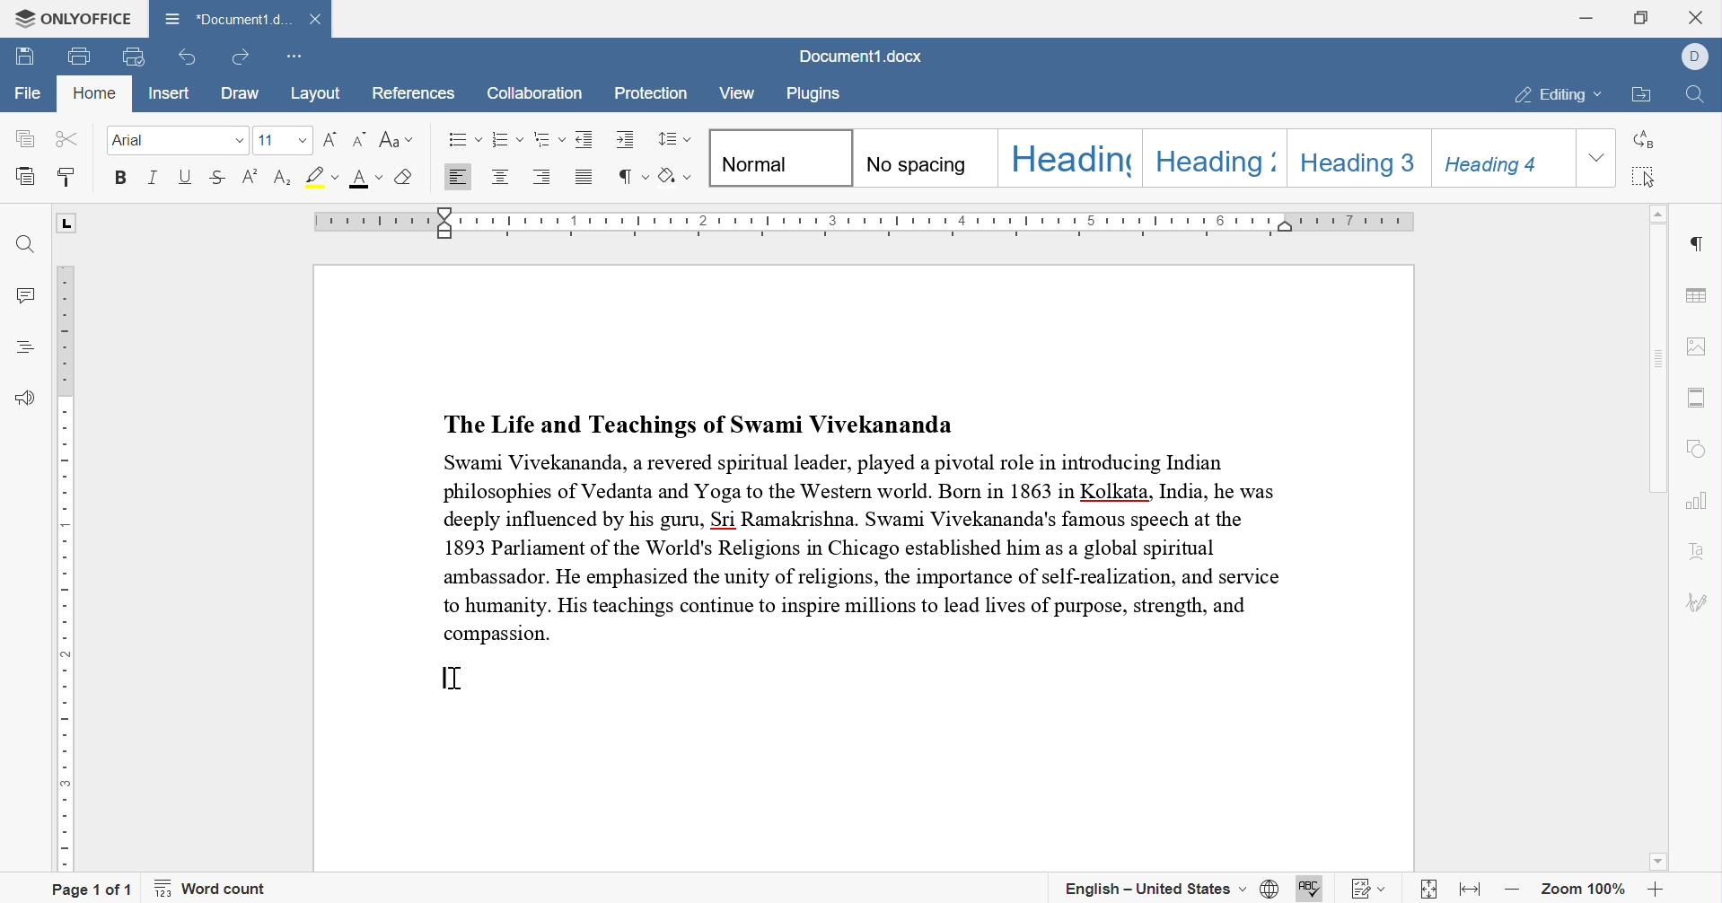  Describe the element at coordinates (303, 142) in the screenshot. I see `drop down` at that location.